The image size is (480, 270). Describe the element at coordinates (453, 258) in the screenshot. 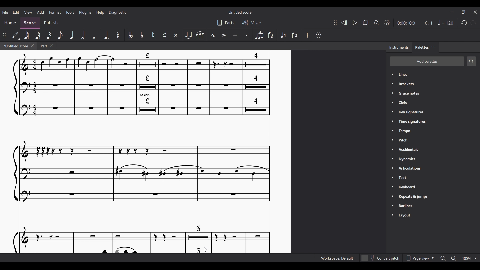

I see `Zoom in` at that location.